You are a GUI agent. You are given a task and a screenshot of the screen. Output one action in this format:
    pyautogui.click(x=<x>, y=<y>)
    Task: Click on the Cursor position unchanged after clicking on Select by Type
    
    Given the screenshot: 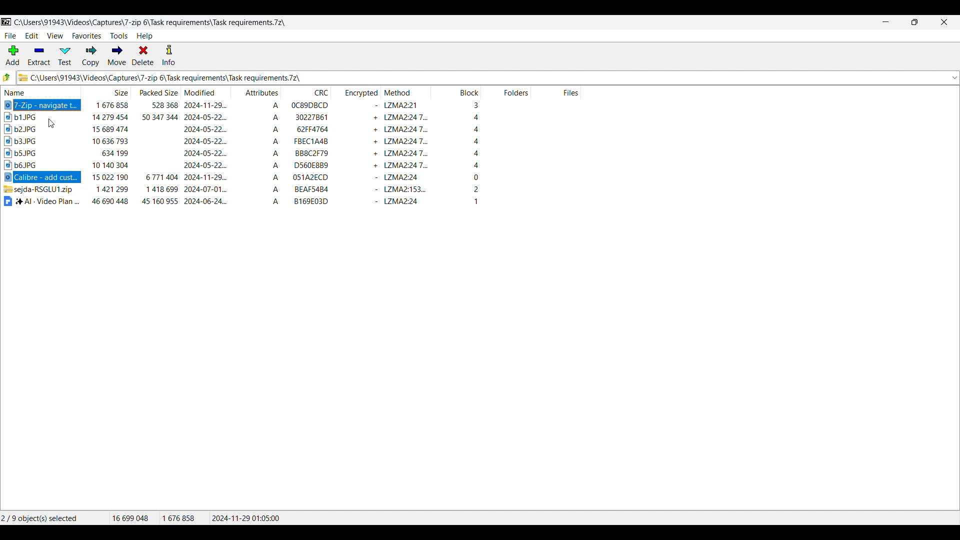 What is the action you would take?
    pyautogui.click(x=51, y=123)
    